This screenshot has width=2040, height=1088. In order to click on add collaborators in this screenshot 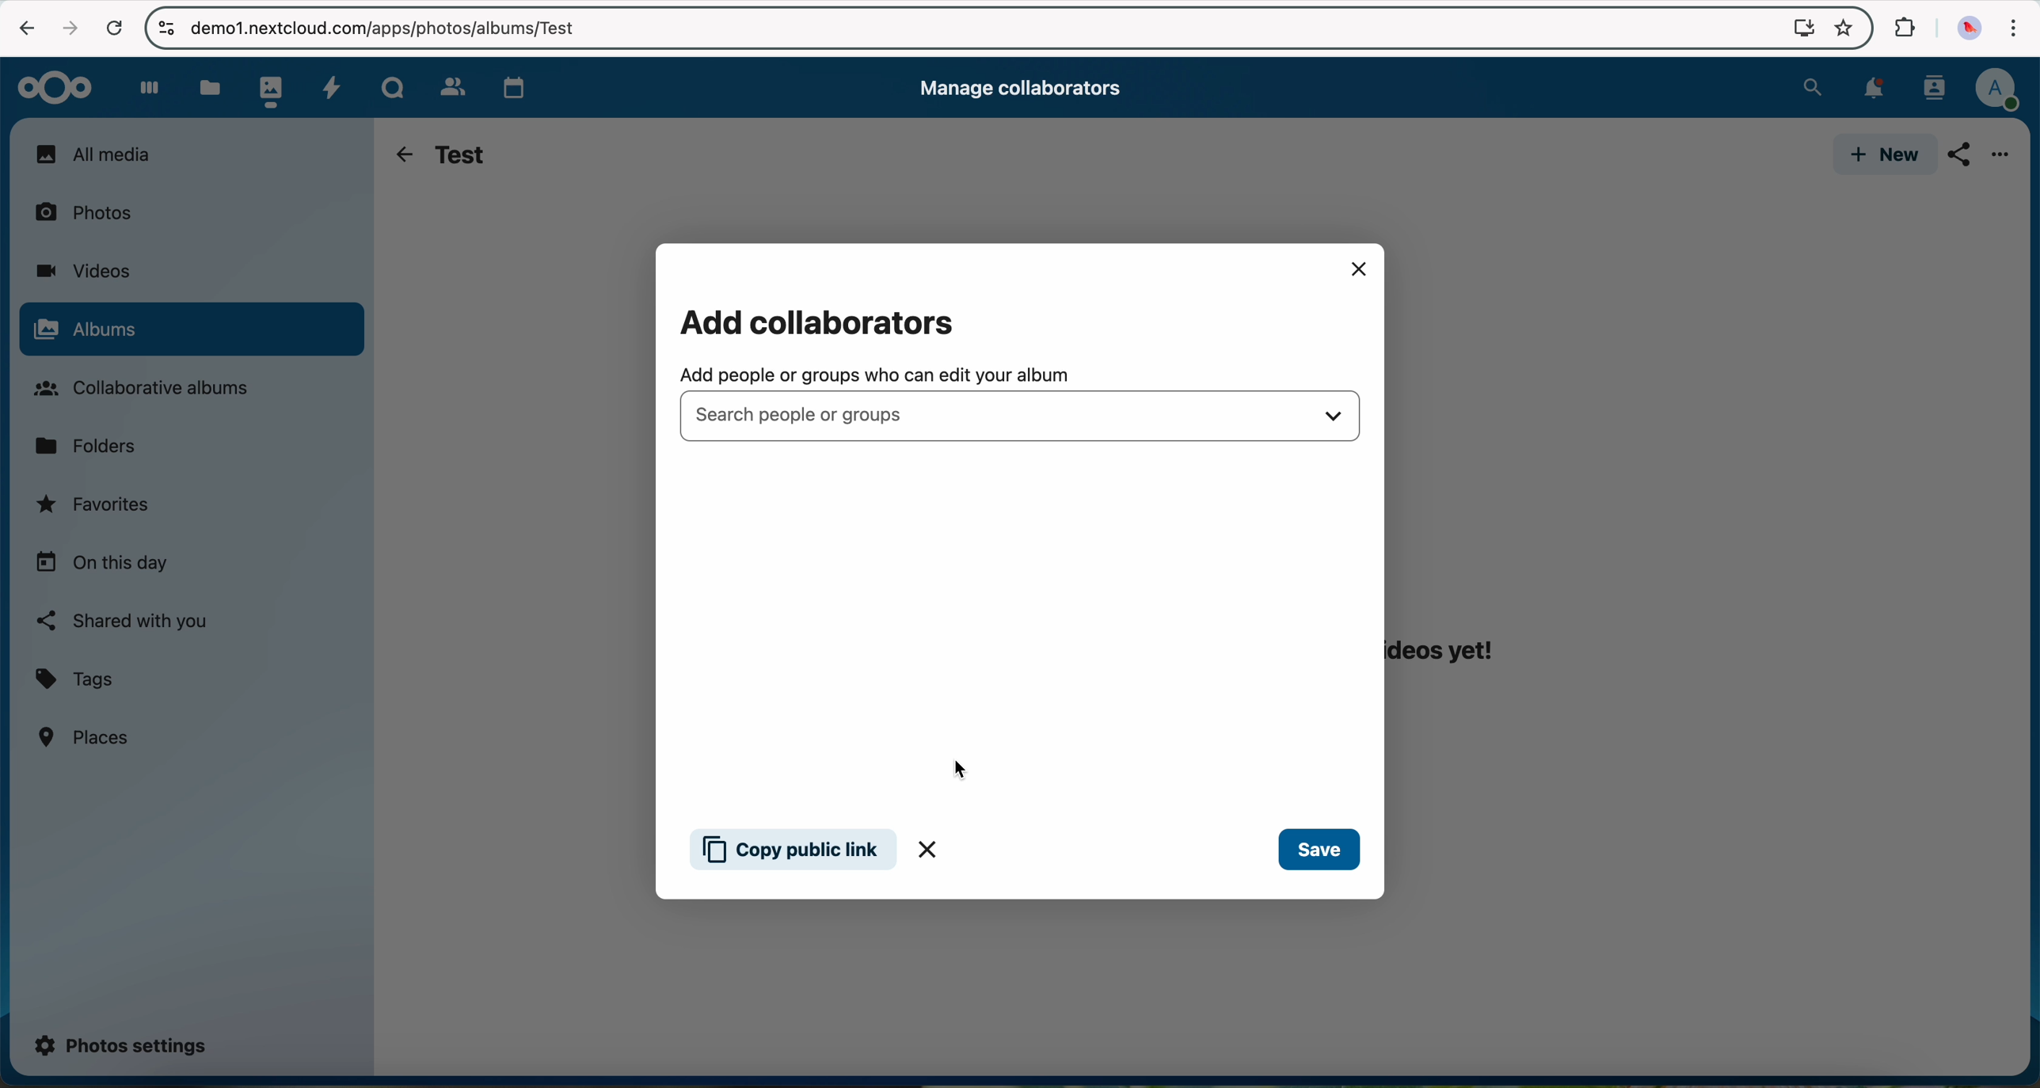, I will do `click(828, 321)`.